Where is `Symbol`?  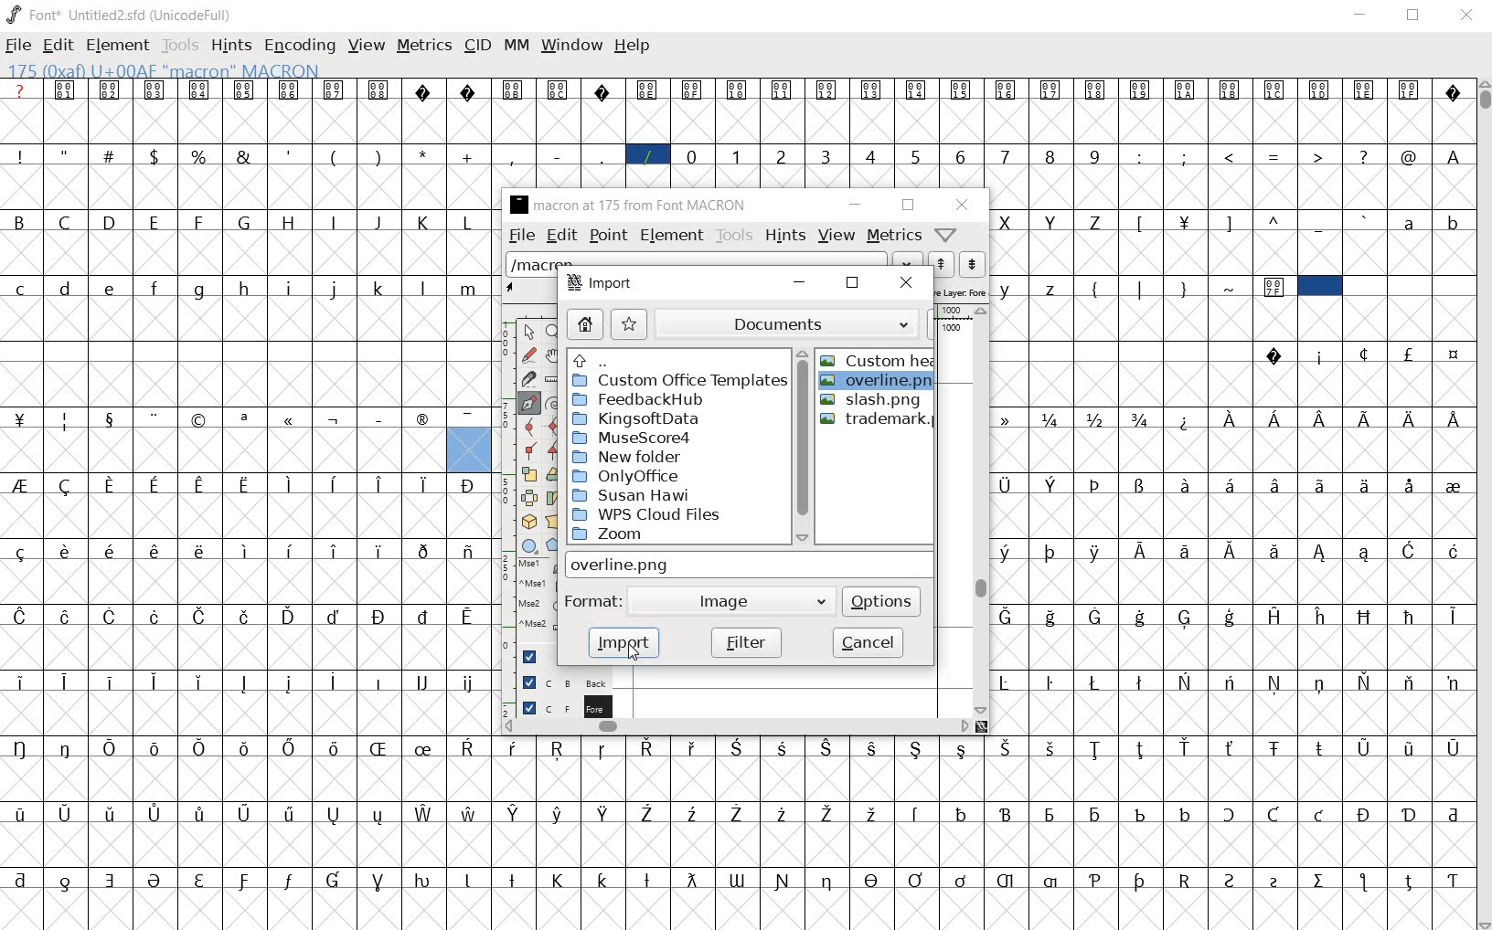 Symbol is located at coordinates (1184, 550).